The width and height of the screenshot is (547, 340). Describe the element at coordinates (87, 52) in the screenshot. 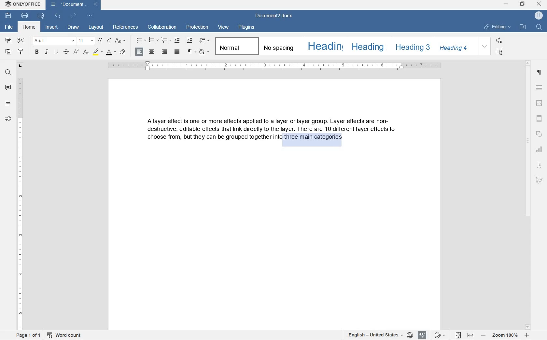

I see `subscript` at that location.